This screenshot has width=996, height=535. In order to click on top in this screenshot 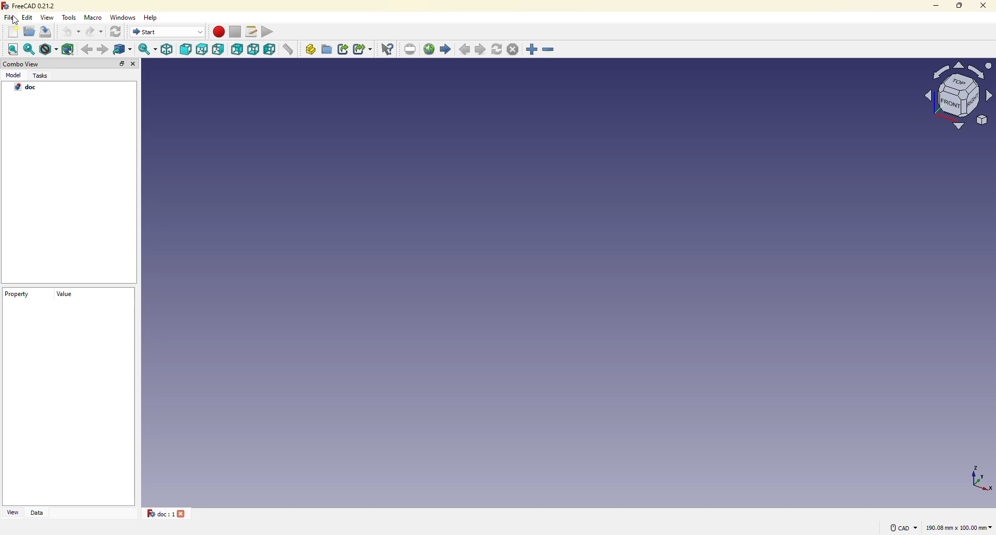, I will do `click(202, 50)`.